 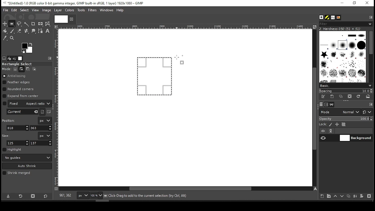 I want to click on eraser tool, so click(x=19, y=31).